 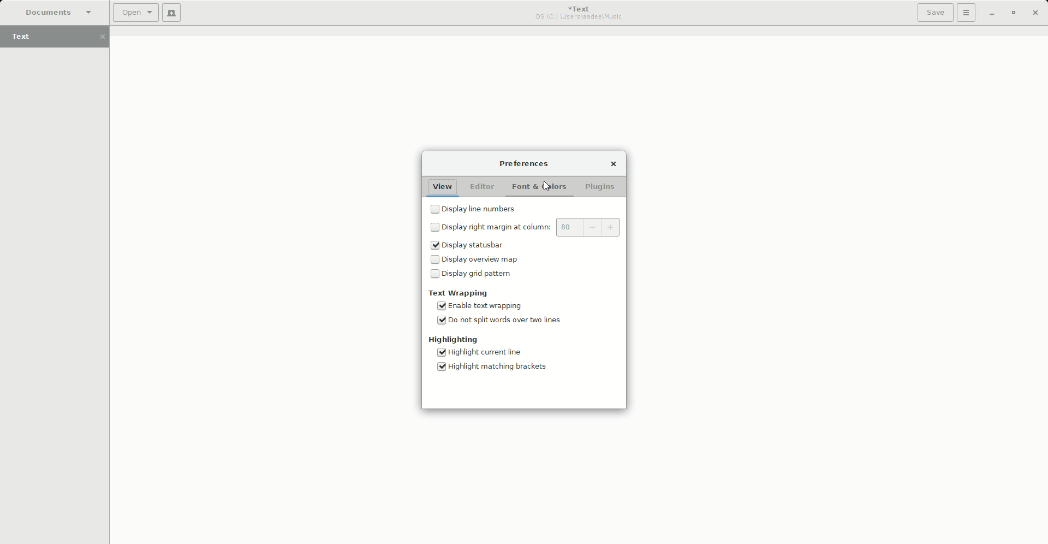 What do you see at coordinates (496, 366) in the screenshot?
I see `Highlight matching brackets` at bounding box center [496, 366].